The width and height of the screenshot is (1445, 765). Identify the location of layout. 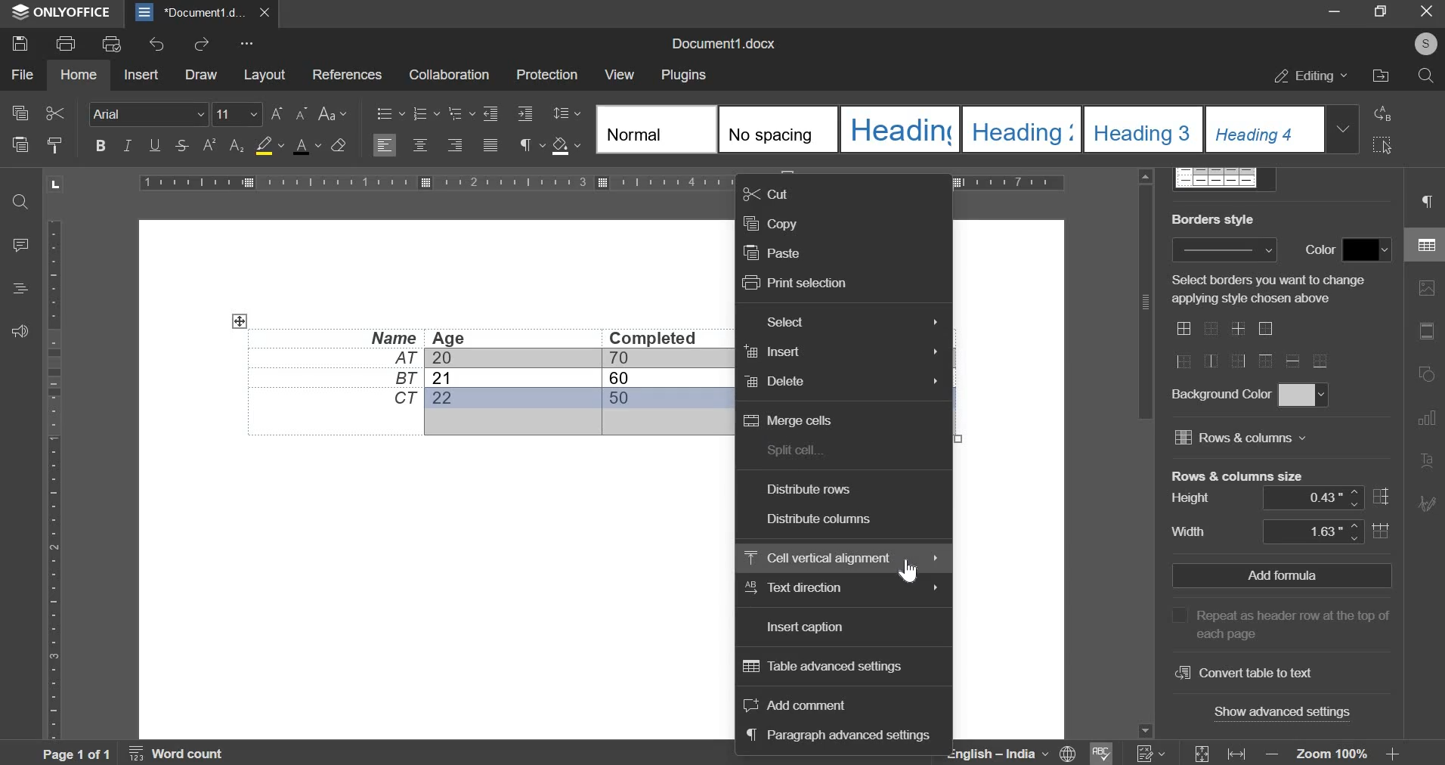
(263, 74).